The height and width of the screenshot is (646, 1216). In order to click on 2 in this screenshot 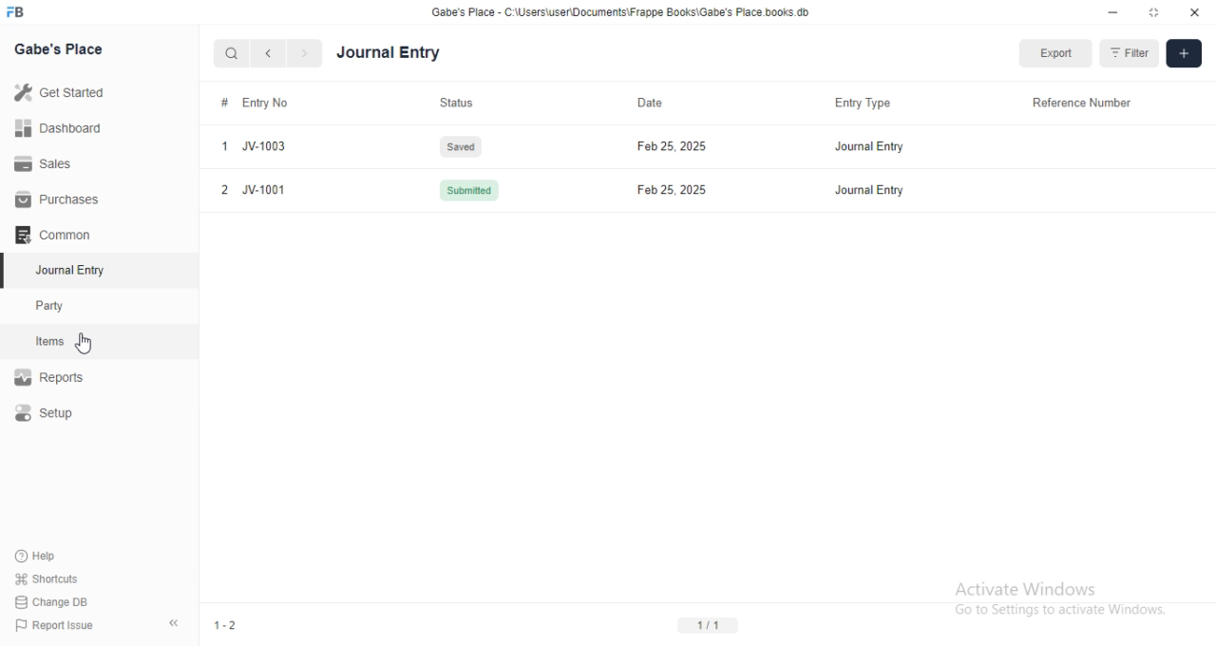, I will do `click(224, 189)`.